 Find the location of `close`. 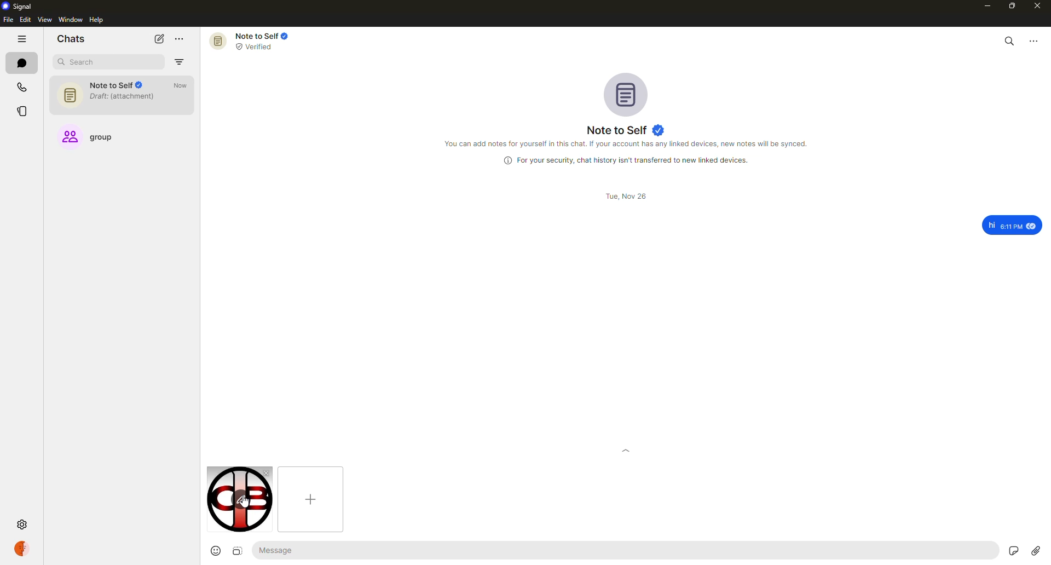

close is located at coordinates (1039, 7).